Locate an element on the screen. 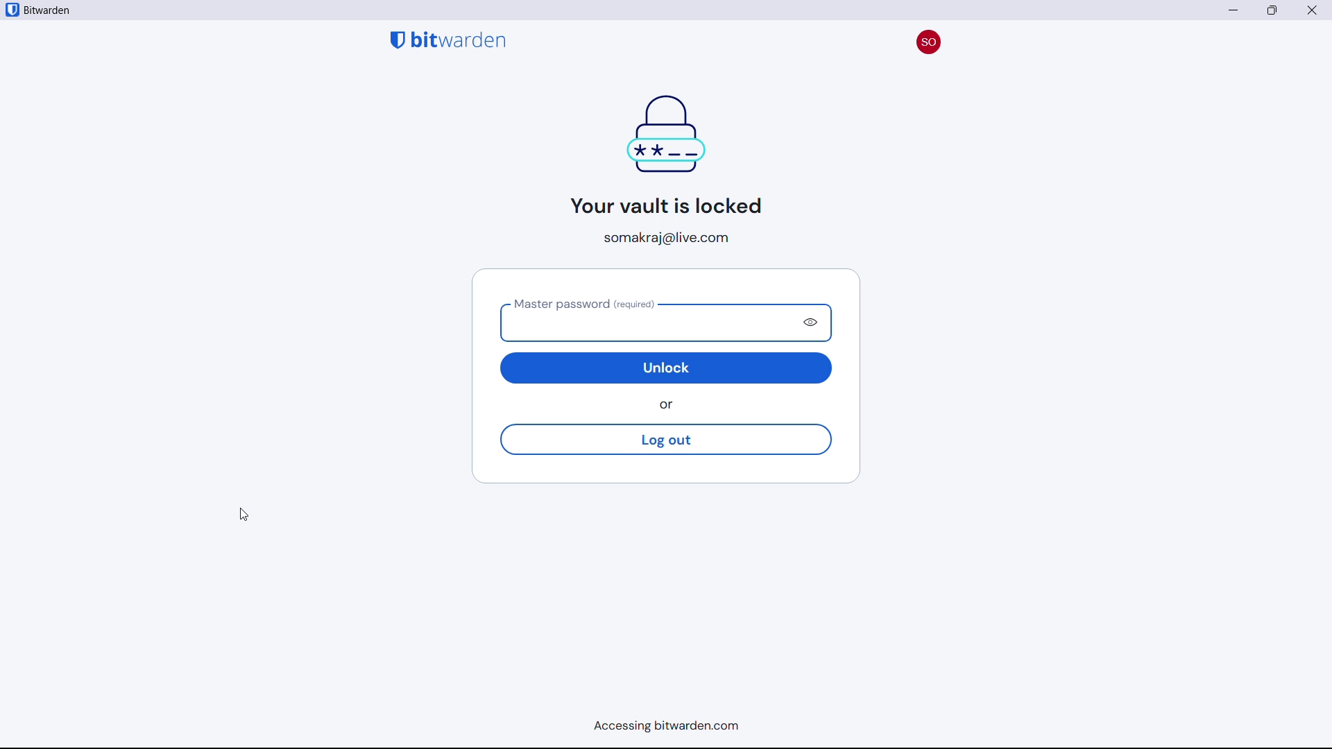 The width and height of the screenshot is (1332, 749). bitwarden logo is located at coordinates (448, 39).